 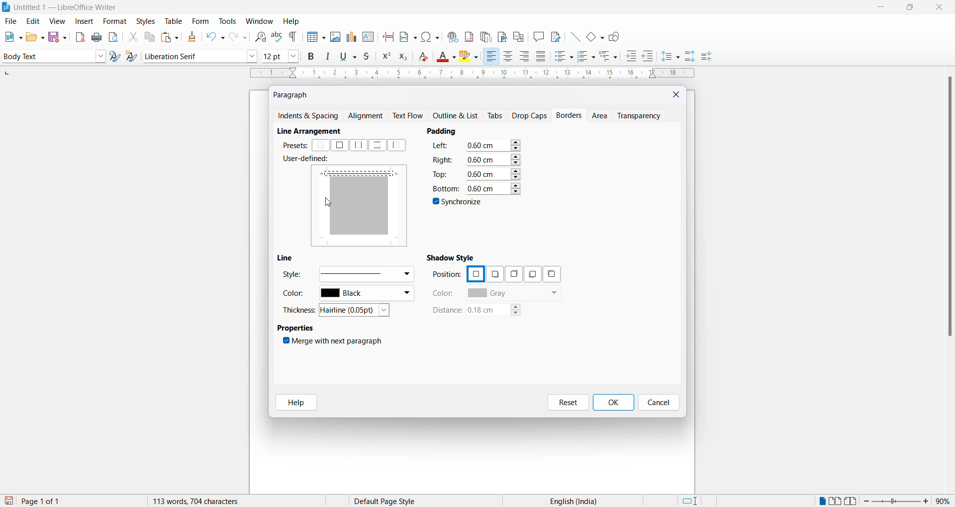 What do you see at coordinates (502, 35) in the screenshot?
I see `insert bookmarks` at bounding box center [502, 35].